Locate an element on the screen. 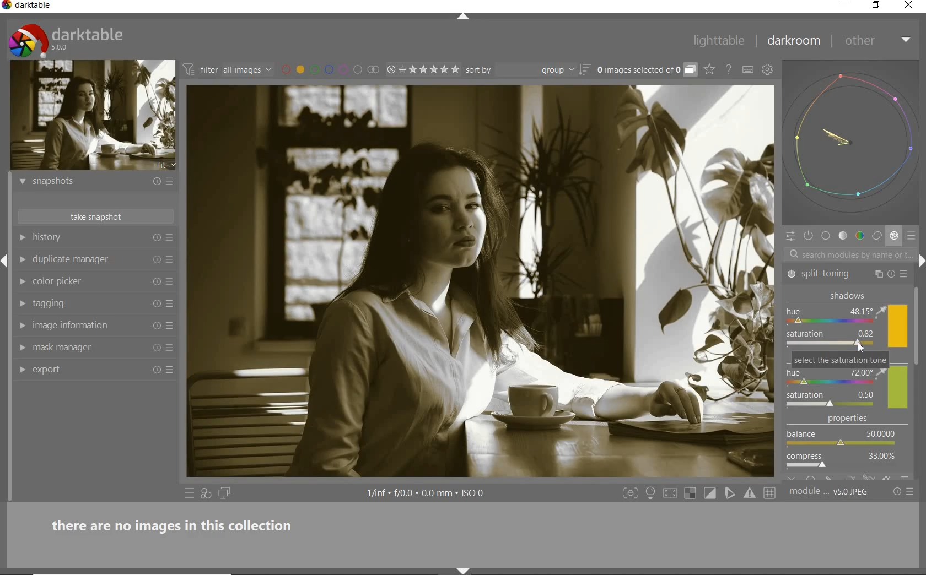 This screenshot has width=926, height=575. reset is located at coordinates (155, 303).